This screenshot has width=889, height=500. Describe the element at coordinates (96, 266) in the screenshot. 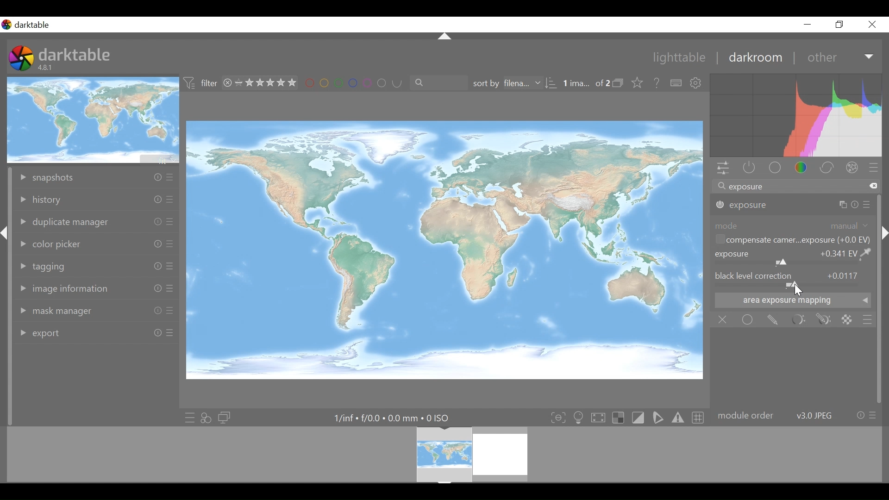

I see `tagging` at that location.